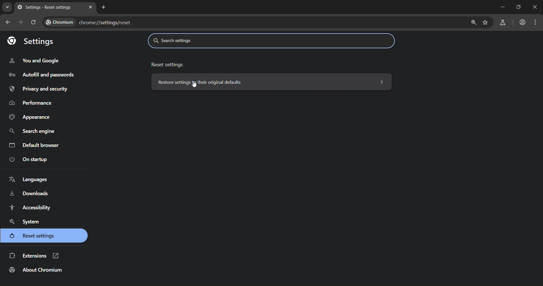 This screenshot has height=286, width=543. What do you see at coordinates (40, 89) in the screenshot?
I see `privacy and security` at bounding box center [40, 89].